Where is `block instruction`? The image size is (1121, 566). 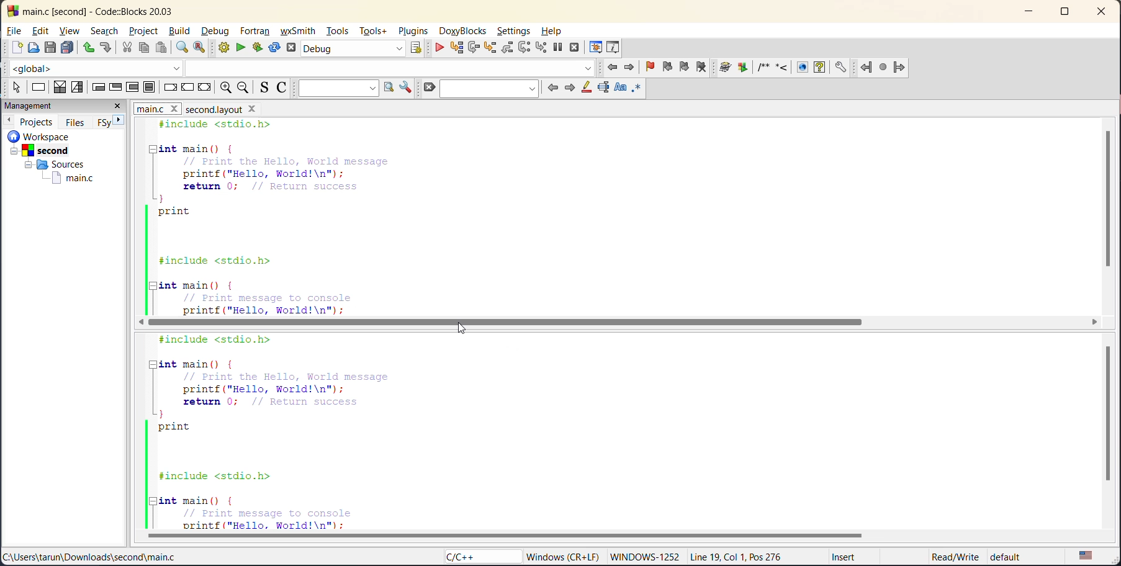 block instruction is located at coordinates (148, 88).